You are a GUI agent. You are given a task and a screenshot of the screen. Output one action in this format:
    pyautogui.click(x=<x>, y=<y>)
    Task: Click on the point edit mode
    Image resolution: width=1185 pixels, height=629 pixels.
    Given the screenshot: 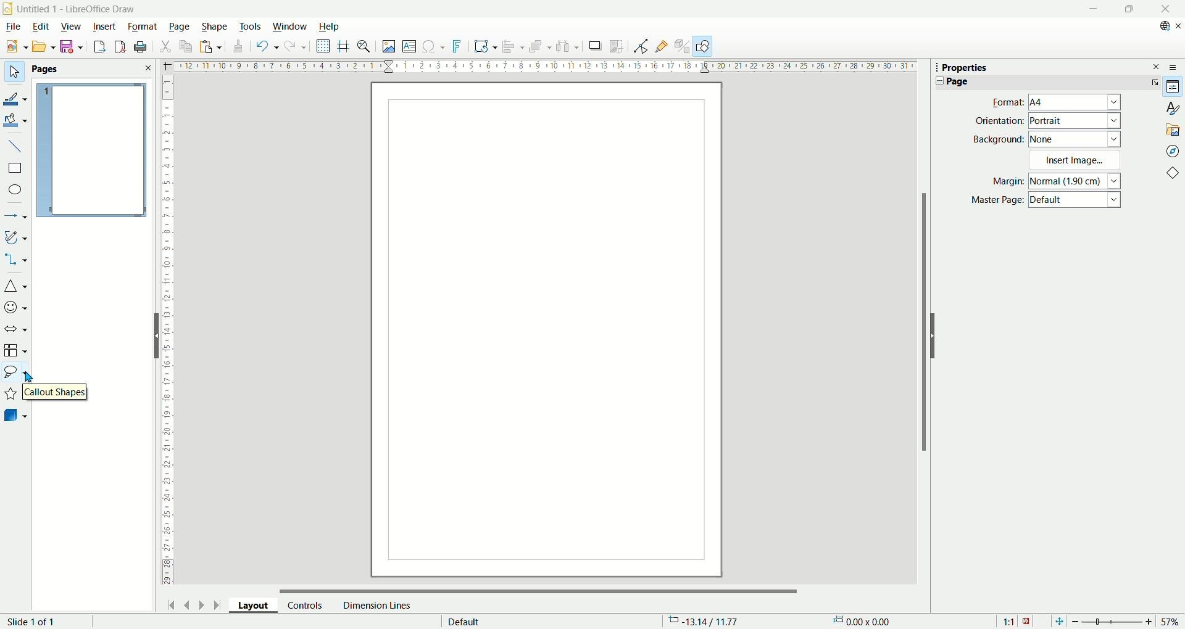 What is the action you would take?
    pyautogui.click(x=640, y=46)
    